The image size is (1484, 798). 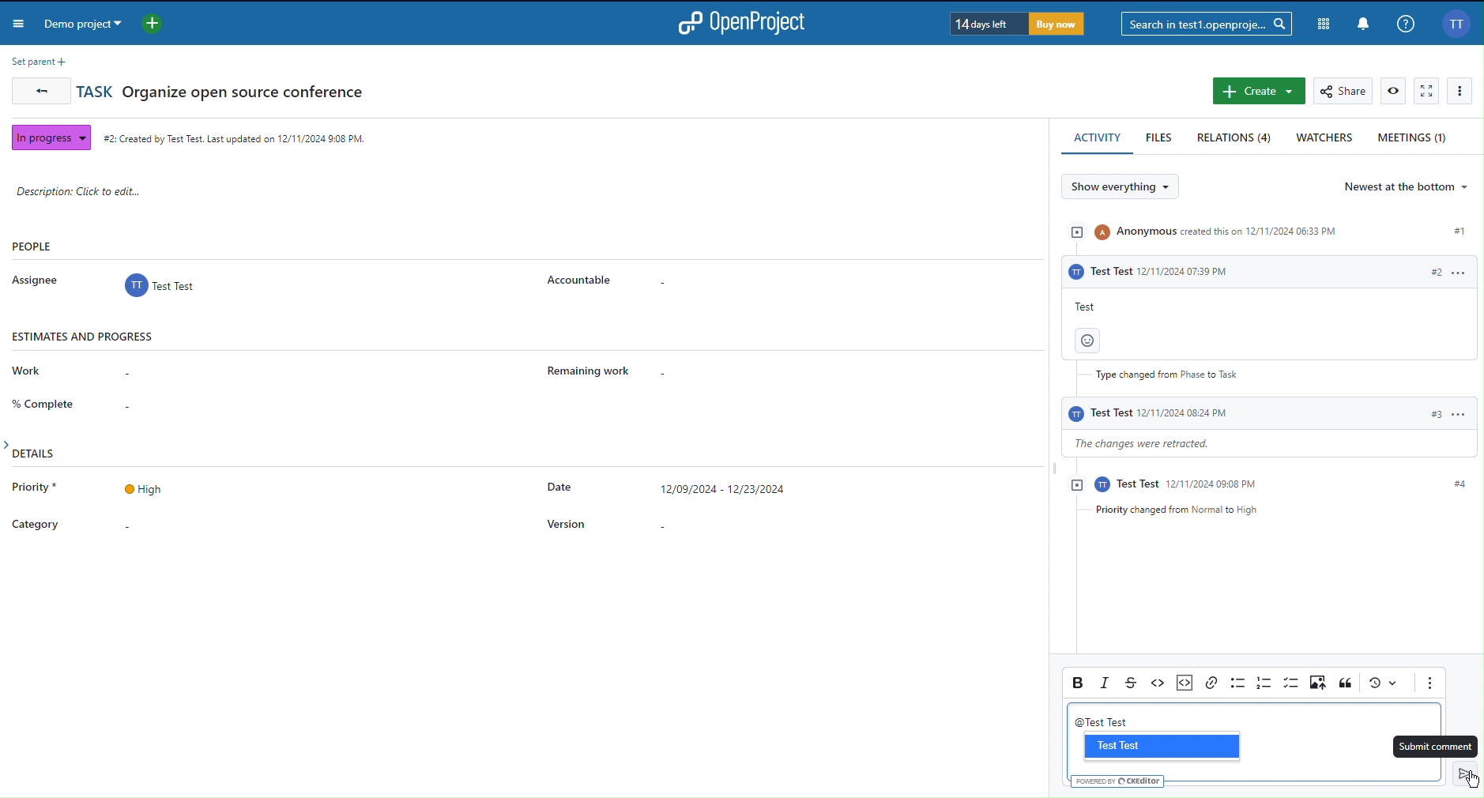 What do you see at coordinates (1015, 24) in the screenshot?
I see `Trial Timer` at bounding box center [1015, 24].